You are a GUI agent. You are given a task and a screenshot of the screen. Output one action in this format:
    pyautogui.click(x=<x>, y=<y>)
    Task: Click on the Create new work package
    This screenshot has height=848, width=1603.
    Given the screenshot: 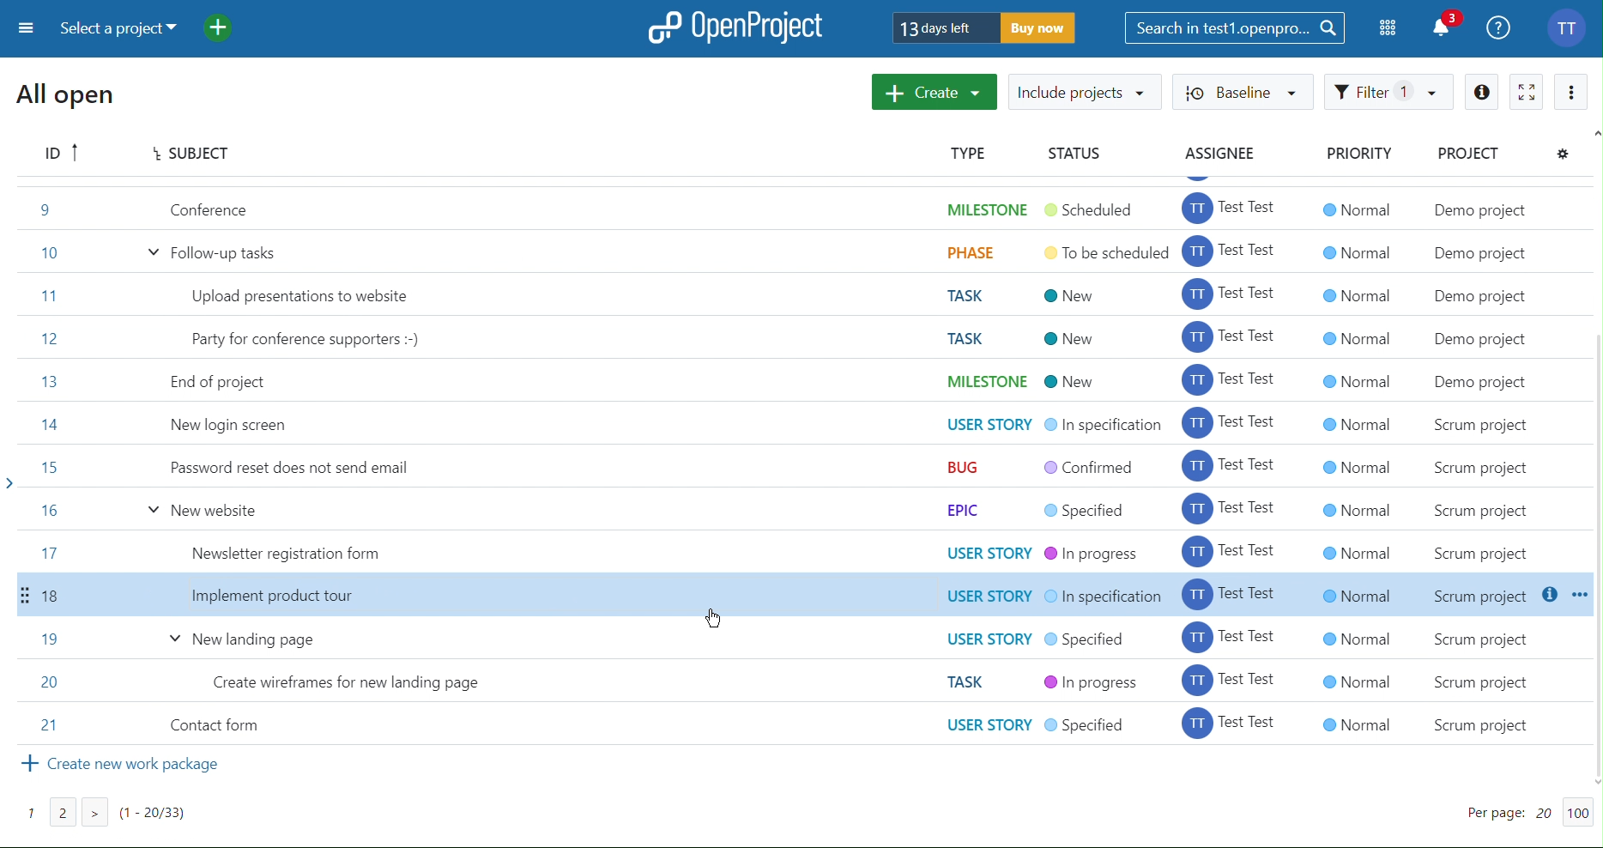 What is the action you would take?
    pyautogui.click(x=126, y=771)
    